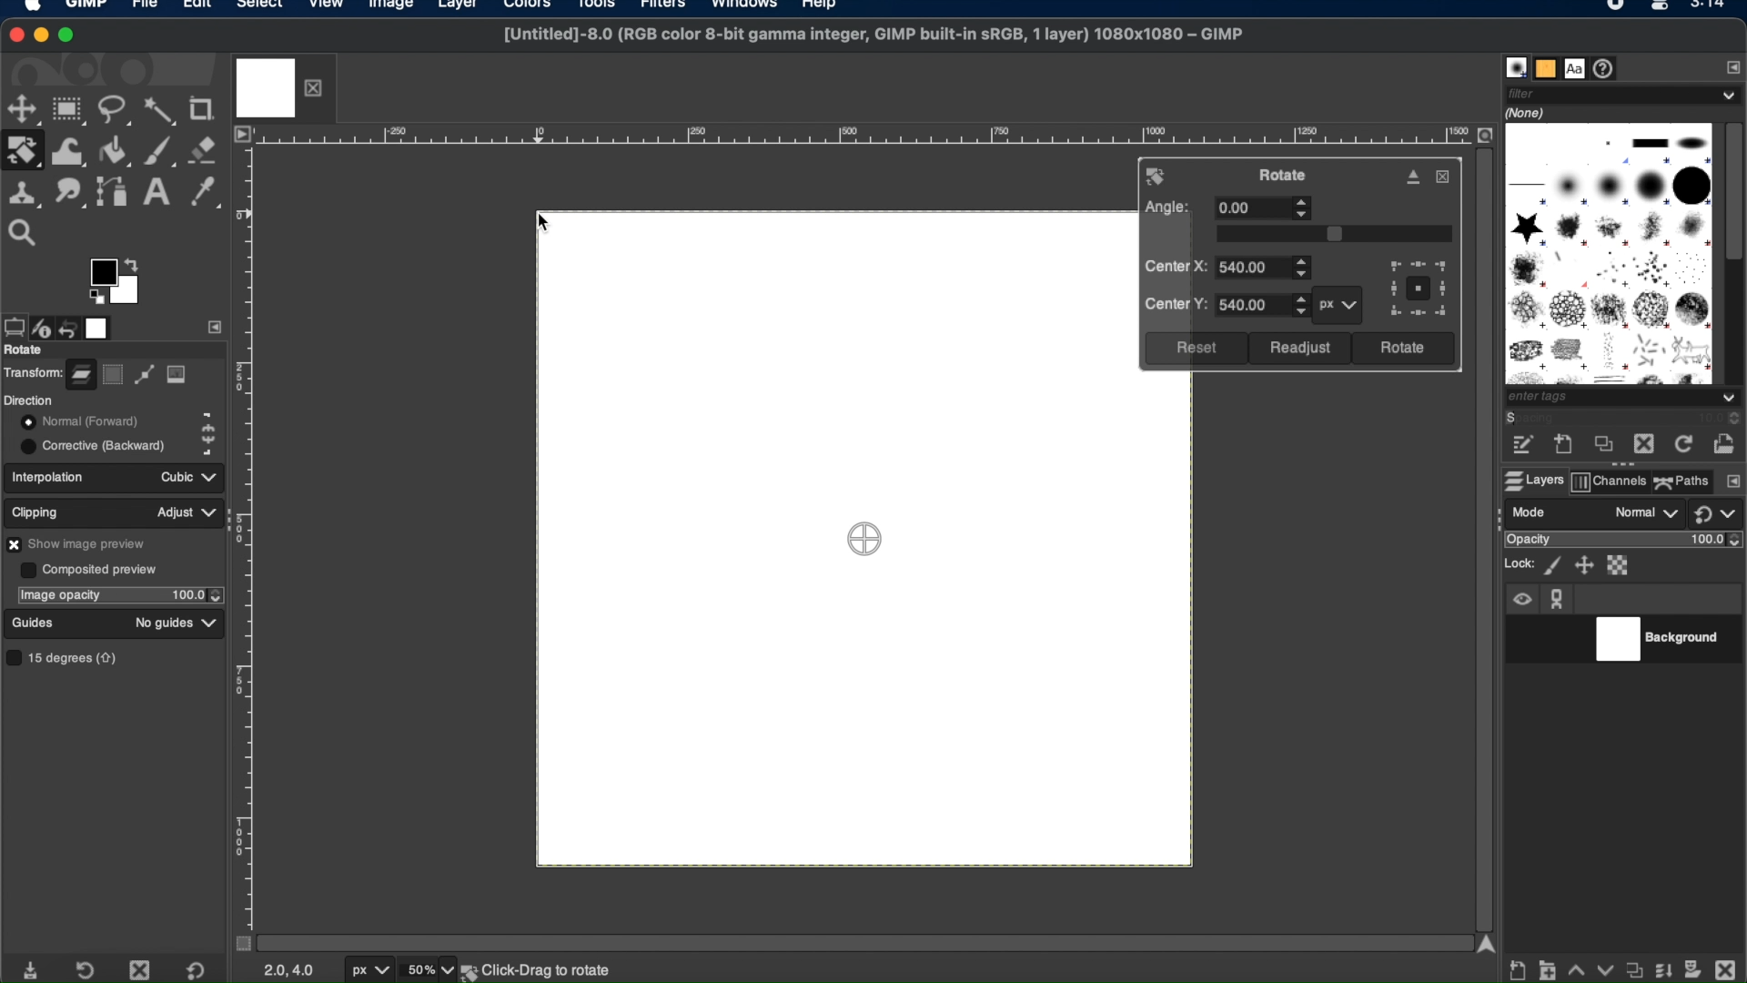 Image resolution: width=1747 pixels, height=983 pixels. I want to click on create a new brush, so click(1564, 446).